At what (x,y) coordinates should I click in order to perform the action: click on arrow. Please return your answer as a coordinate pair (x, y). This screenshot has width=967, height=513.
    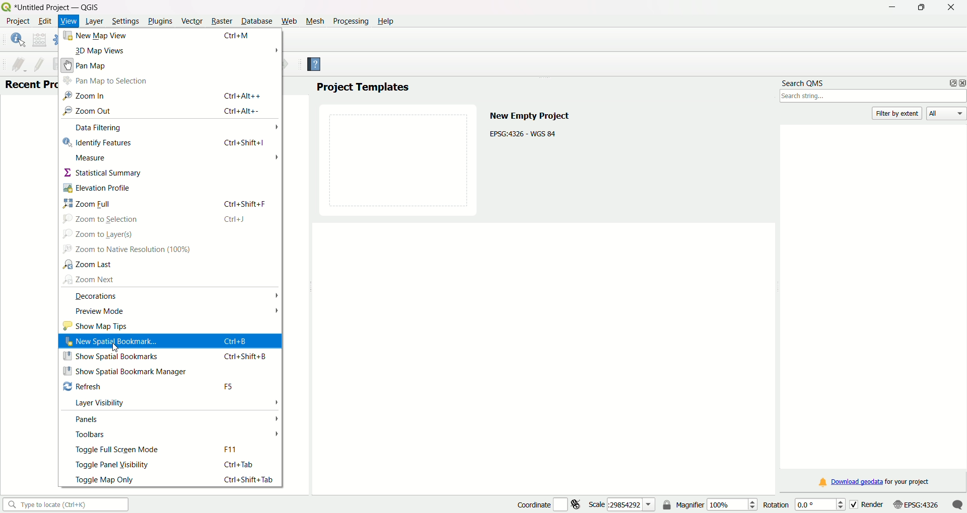
    Looking at the image, I should click on (276, 310).